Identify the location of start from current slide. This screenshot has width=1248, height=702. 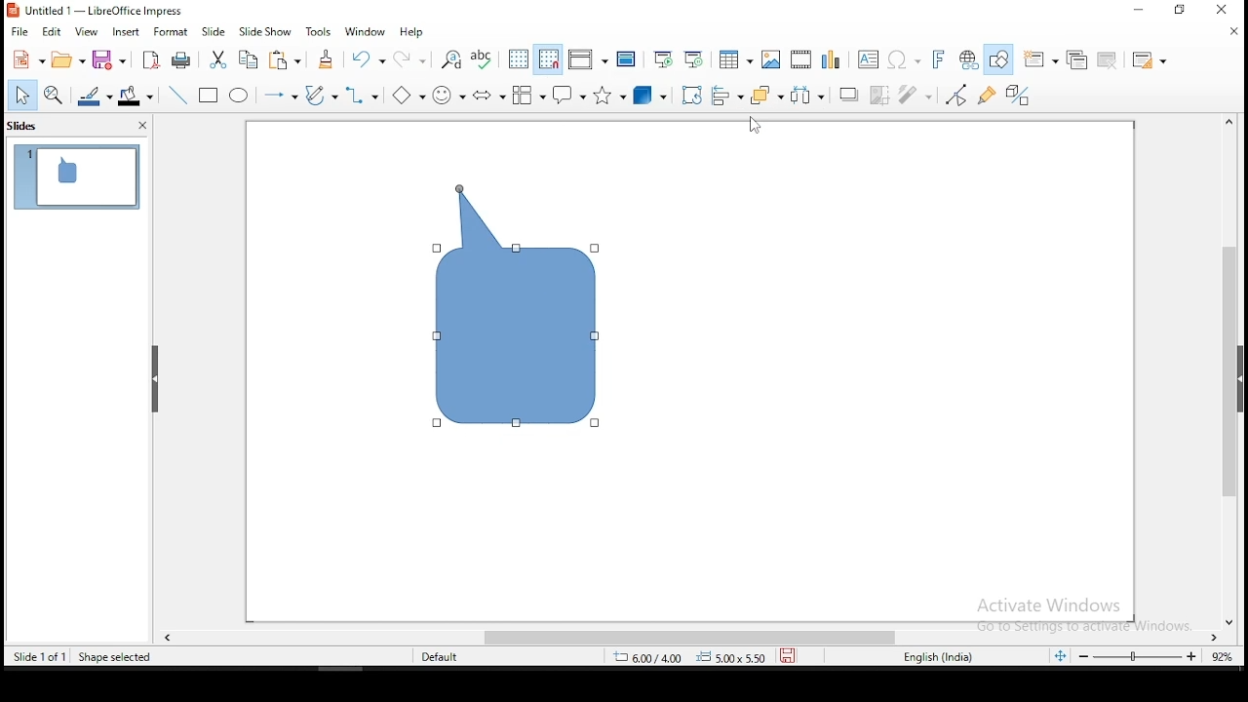
(693, 59).